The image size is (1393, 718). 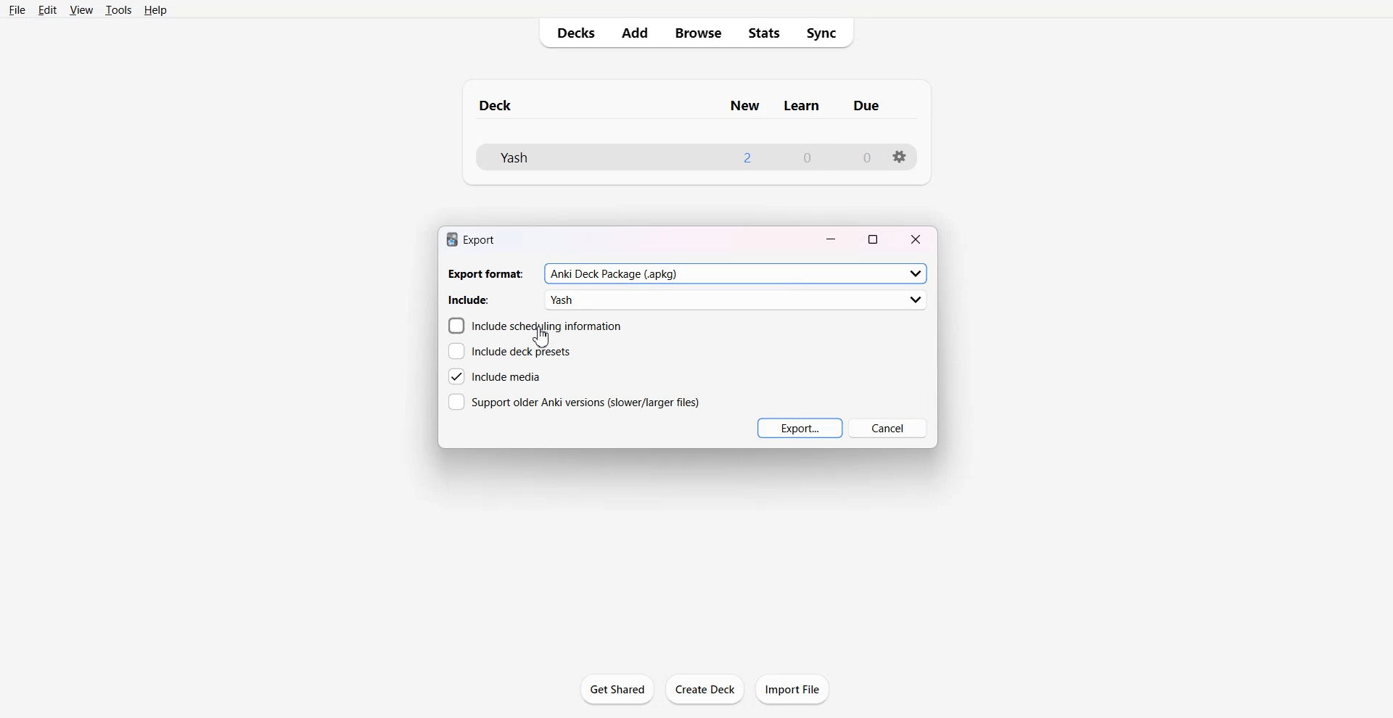 I want to click on options, so click(x=900, y=157).